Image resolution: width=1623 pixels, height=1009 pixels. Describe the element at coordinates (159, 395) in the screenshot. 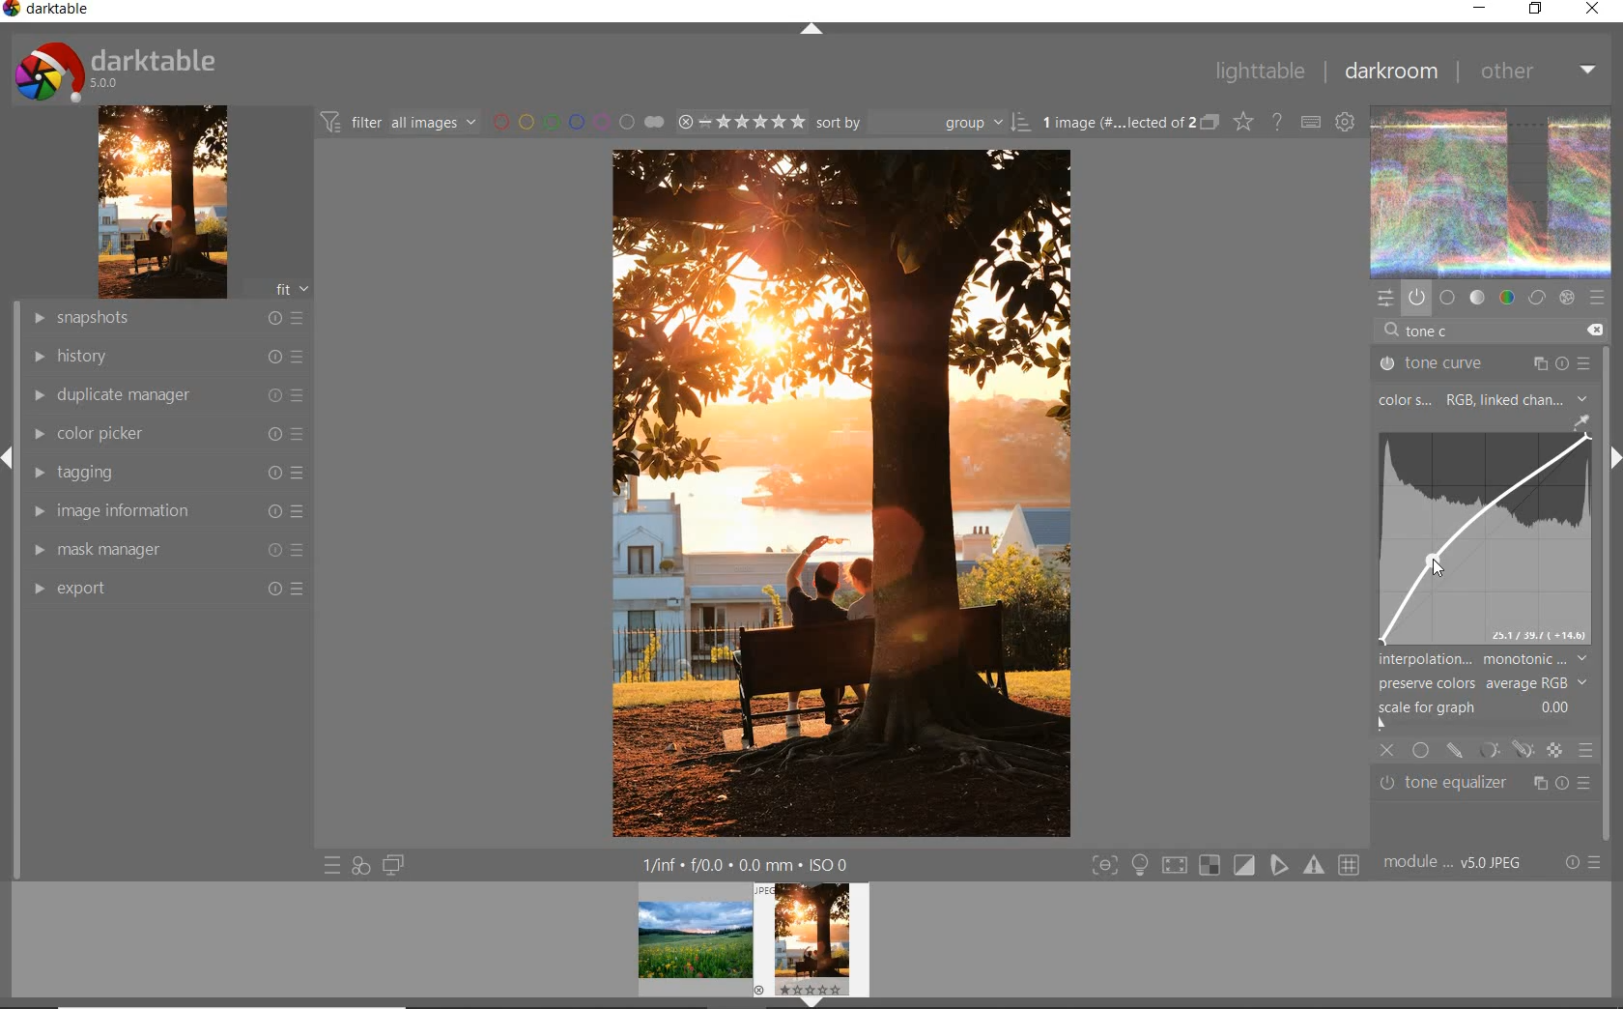

I see `duplicate manager` at that location.